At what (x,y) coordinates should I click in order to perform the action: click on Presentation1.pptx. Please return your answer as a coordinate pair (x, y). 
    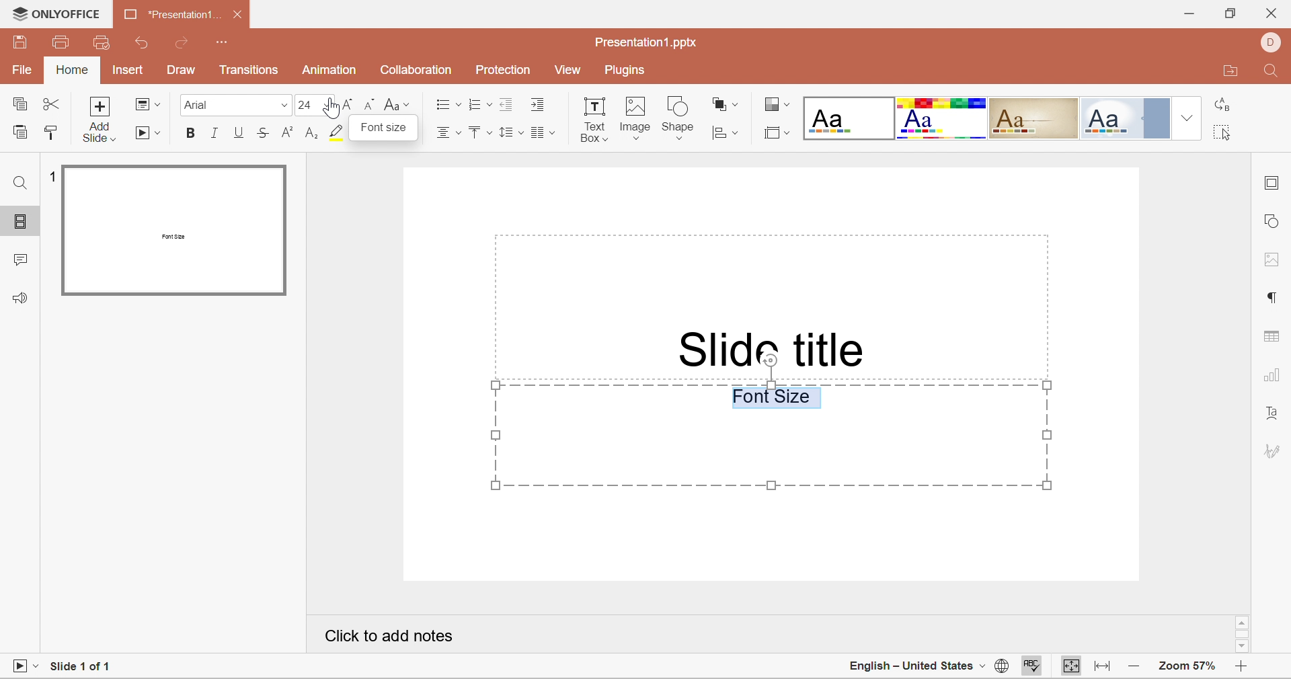
    Looking at the image, I should click on (646, 43).